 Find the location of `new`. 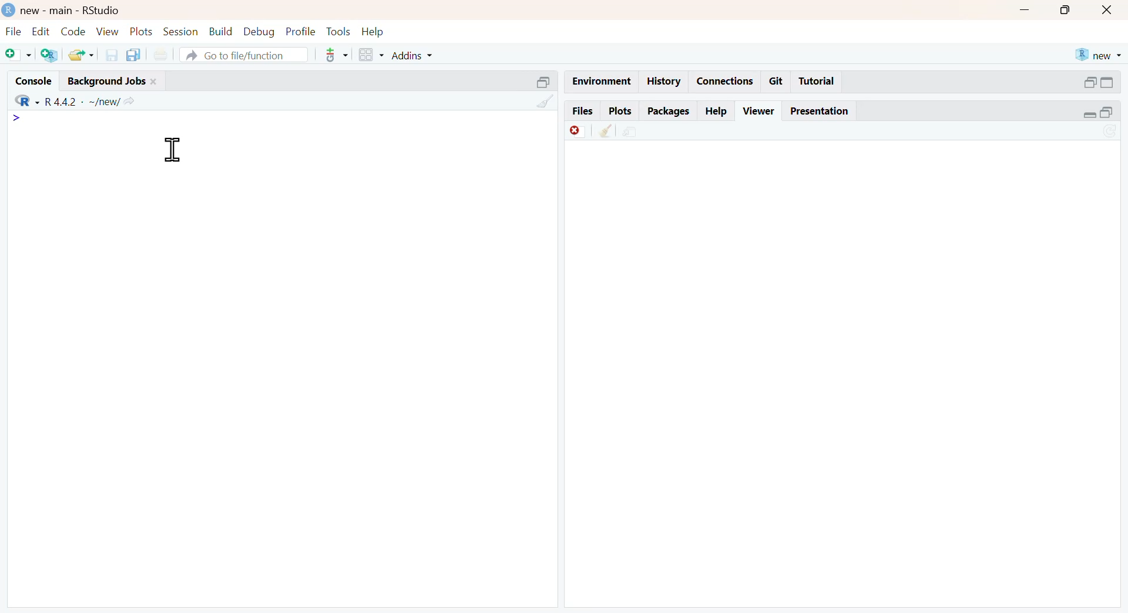

new is located at coordinates (1099, 54).